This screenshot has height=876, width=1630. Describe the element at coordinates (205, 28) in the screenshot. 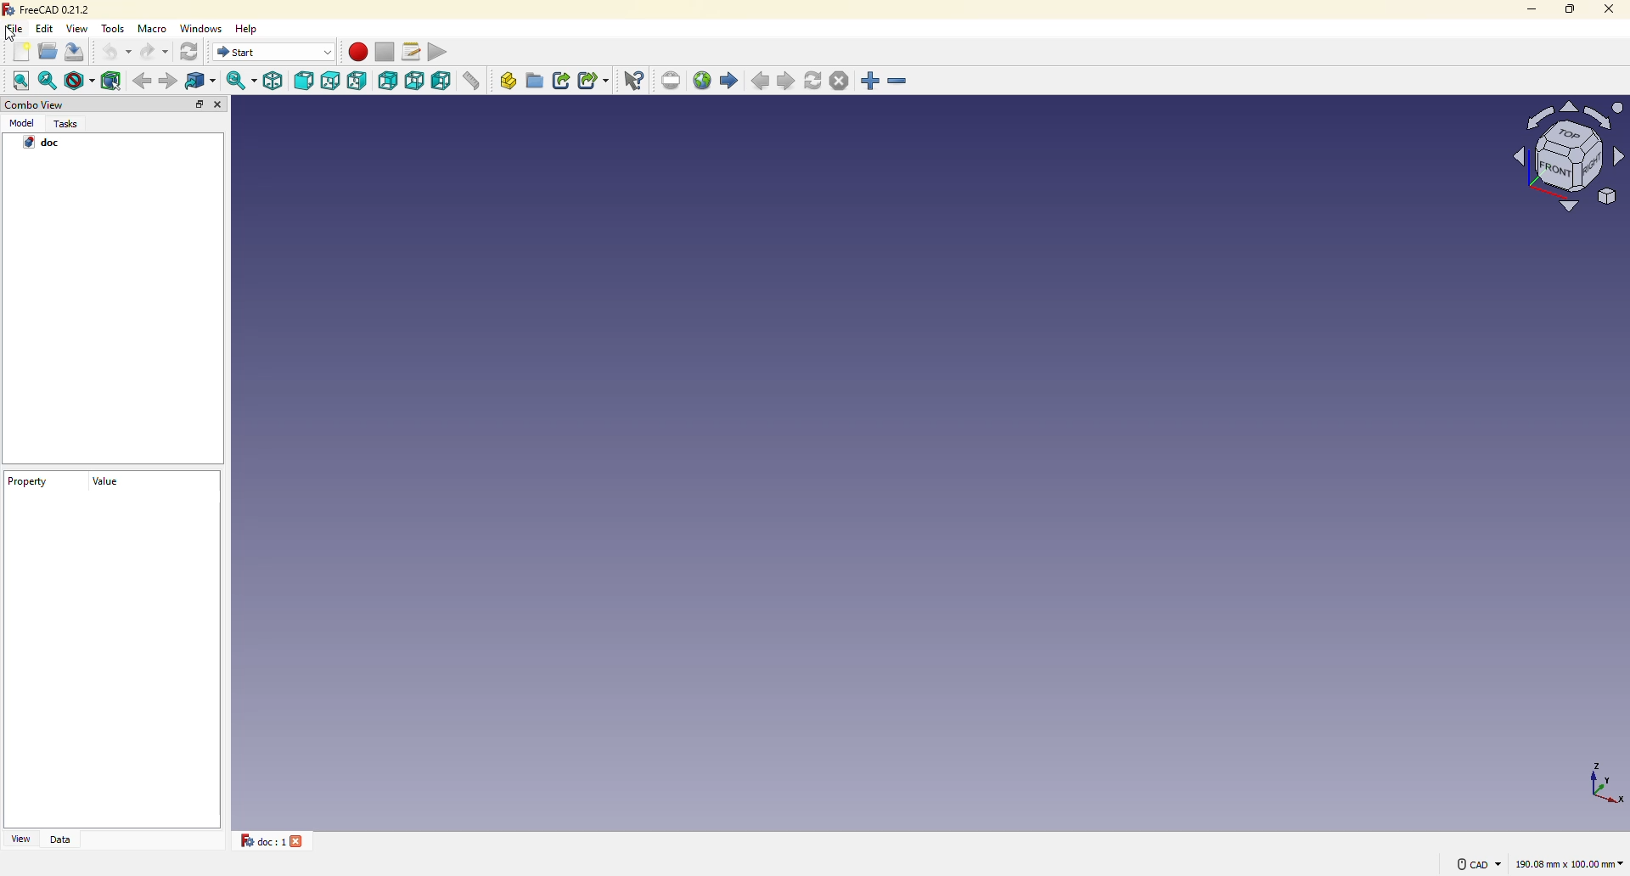

I see `windows` at that location.